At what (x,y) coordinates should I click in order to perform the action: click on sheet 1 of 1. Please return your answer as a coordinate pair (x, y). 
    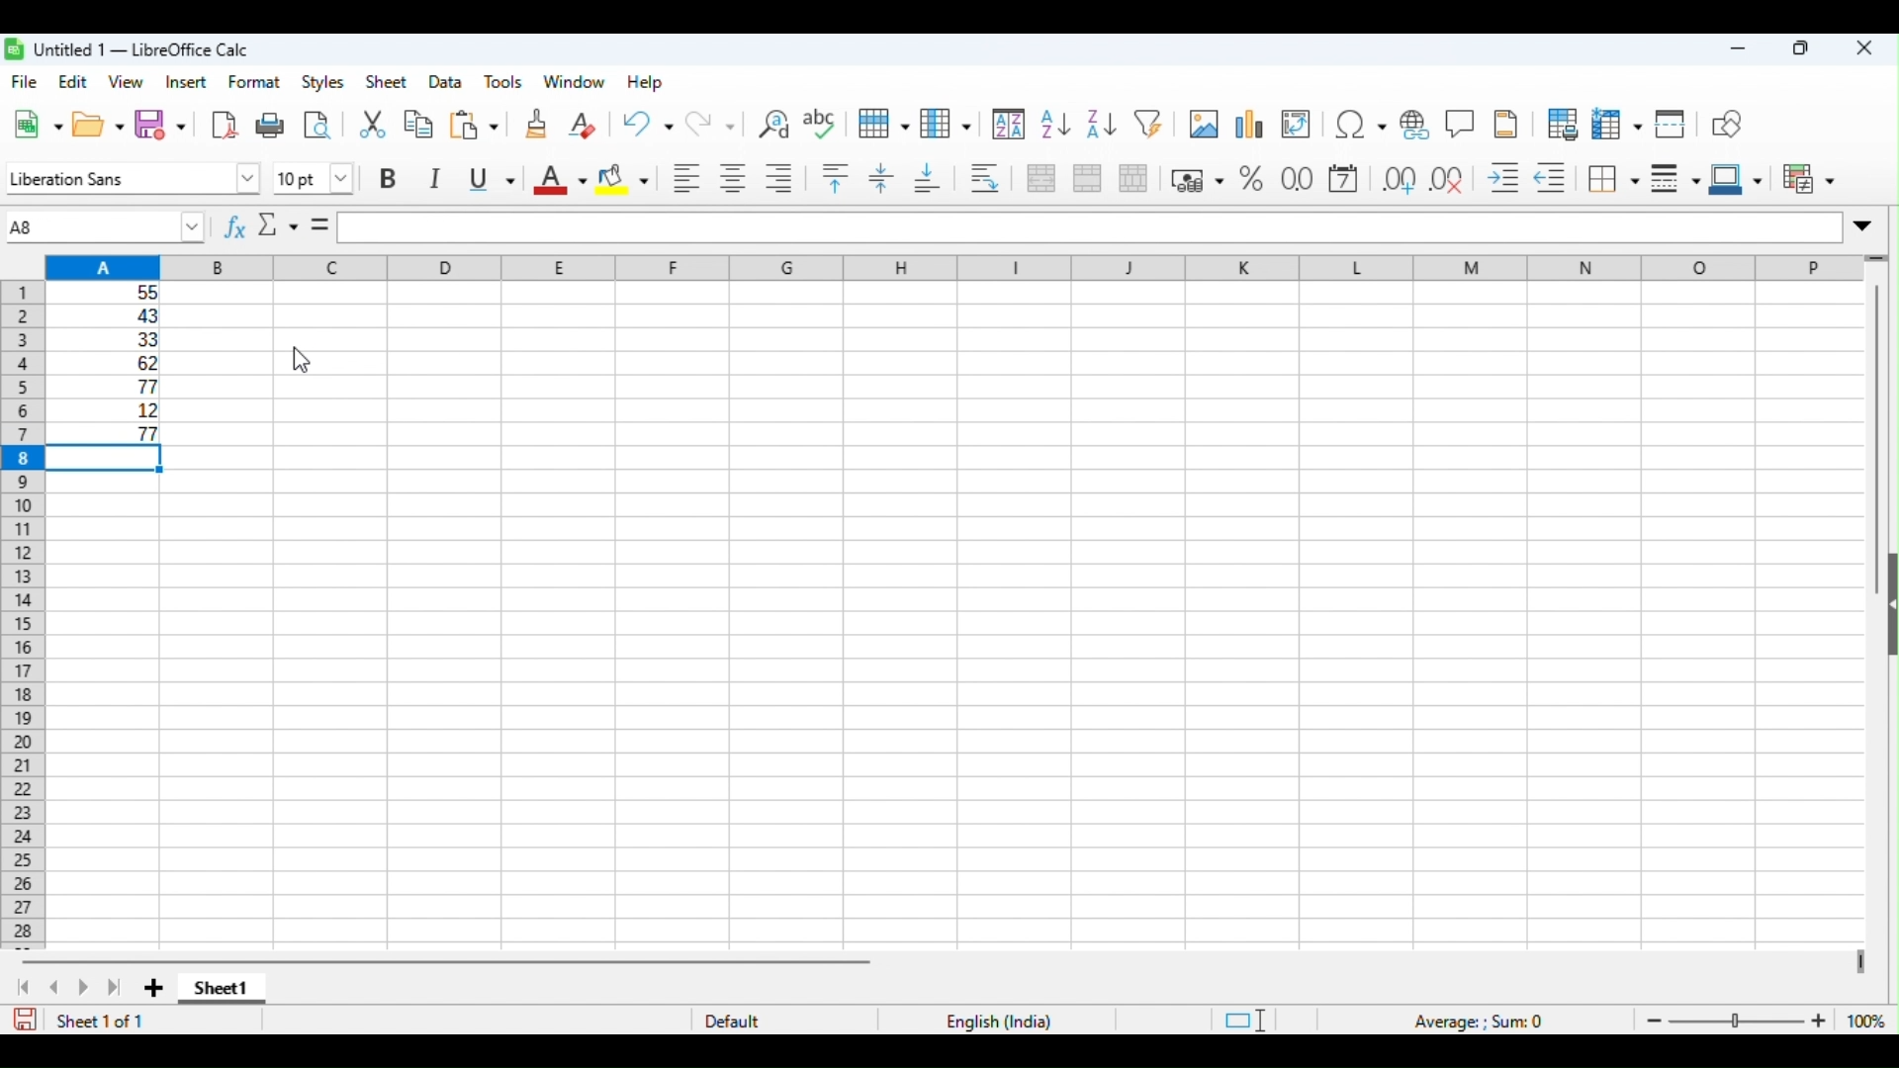
    Looking at the image, I should click on (102, 1021).